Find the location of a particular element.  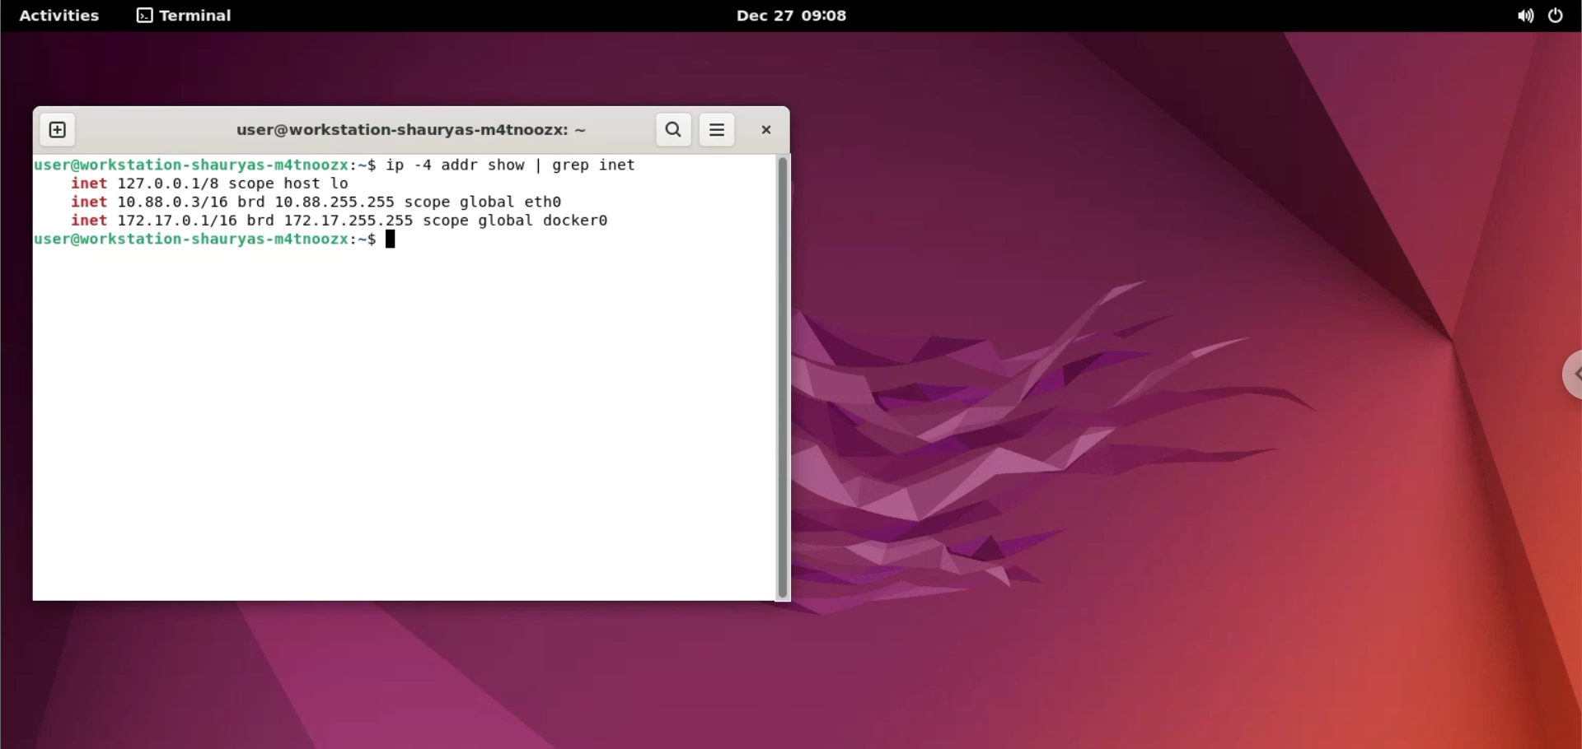

Dec 27 09:07 is located at coordinates (798, 17).